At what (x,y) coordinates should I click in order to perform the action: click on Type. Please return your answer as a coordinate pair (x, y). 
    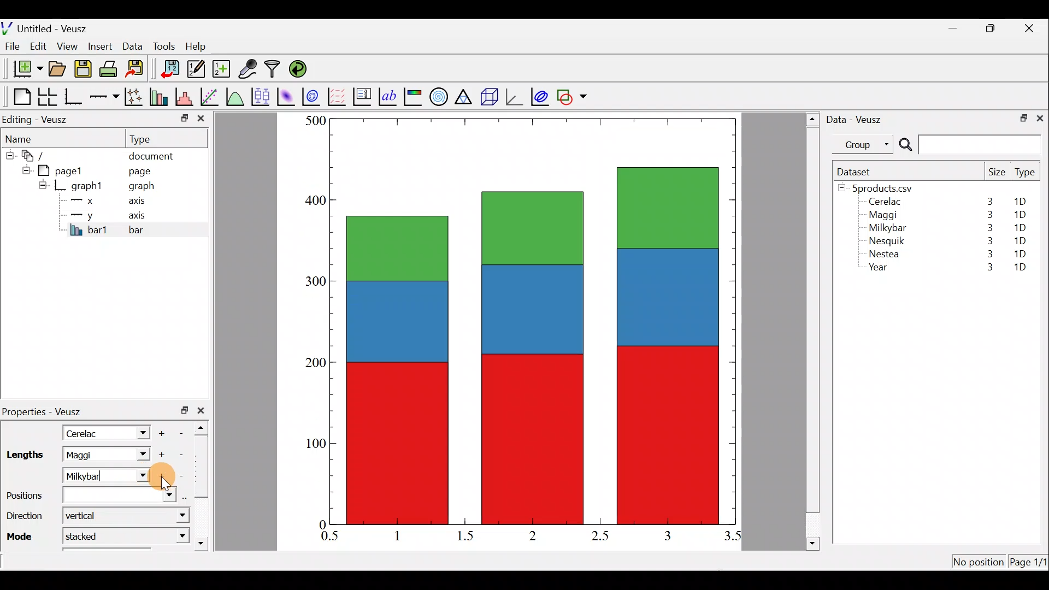
    Looking at the image, I should click on (1026, 175).